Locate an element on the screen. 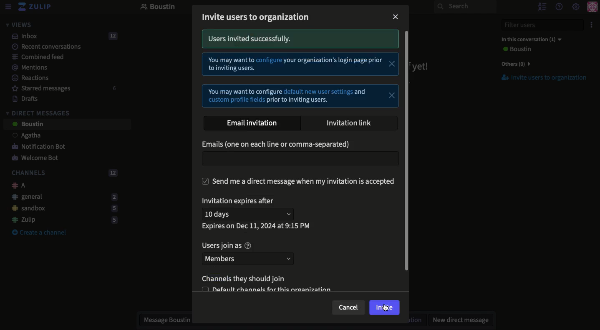 The width and height of the screenshot is (600, 330). Invite users to organization is located at coordinates (539, 78).